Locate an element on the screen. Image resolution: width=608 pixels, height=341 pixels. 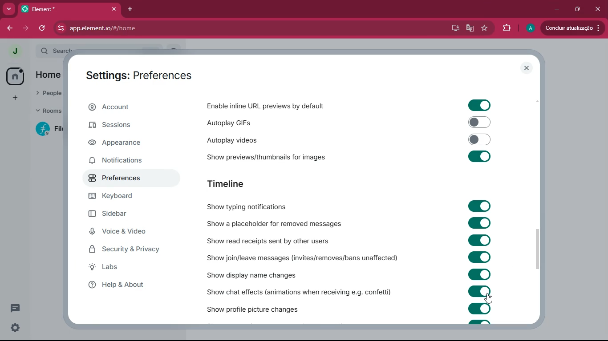
account is located at coordinates (128, 107).